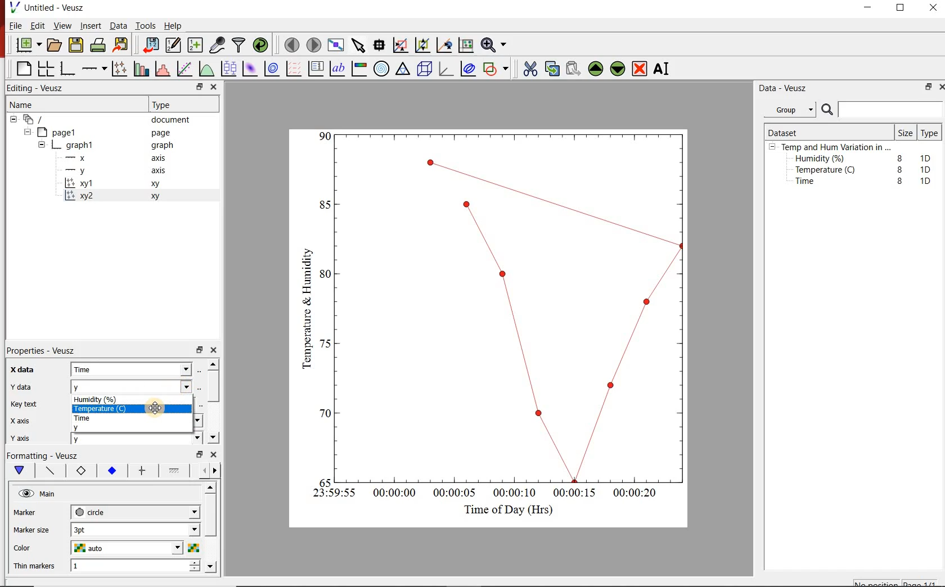 Image resolution: width=945 pixels, height=587 pixels. What do you see at coordinates (45, 457) in the screenshot?
I see `Formatting - Veusz` at bounding box center [45, 457].